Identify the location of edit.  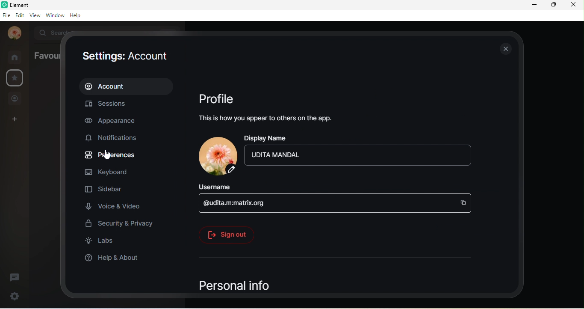
(20, 15).